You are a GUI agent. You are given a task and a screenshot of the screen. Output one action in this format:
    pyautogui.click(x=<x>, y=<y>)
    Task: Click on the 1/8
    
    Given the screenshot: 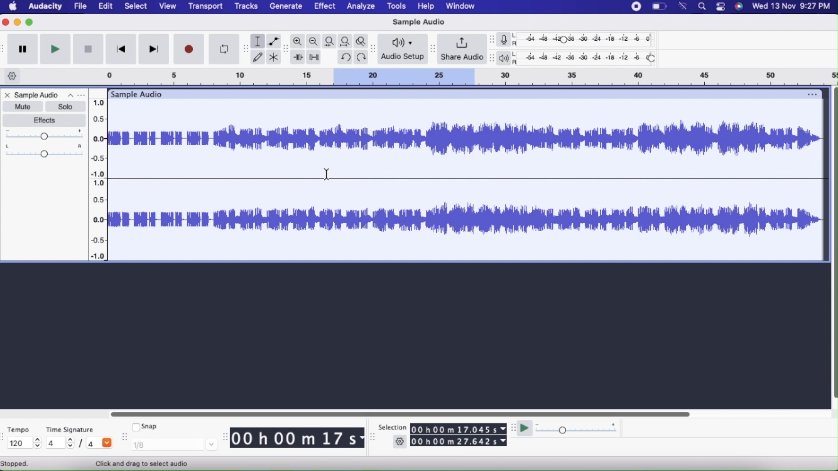 What is the action you would take?
    pyautogui.click(x=175, y=444)
    